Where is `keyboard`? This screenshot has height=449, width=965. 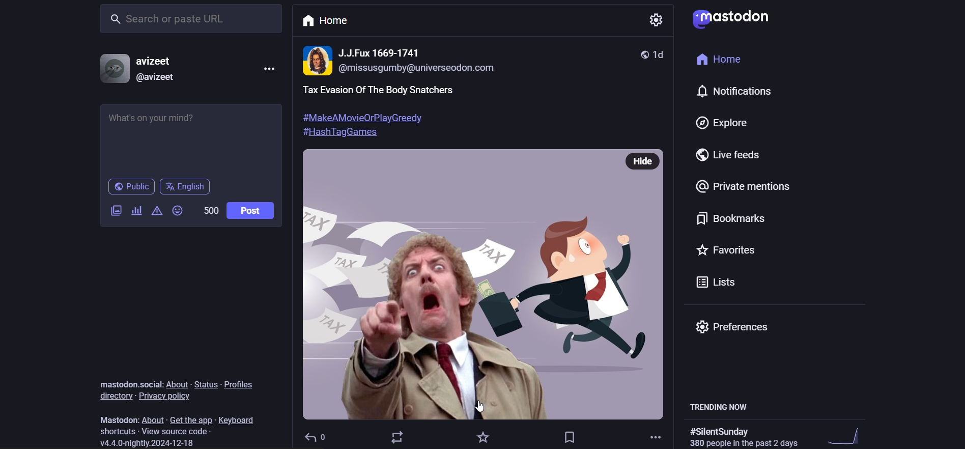 keyboard is located at coordinates (239, 420).